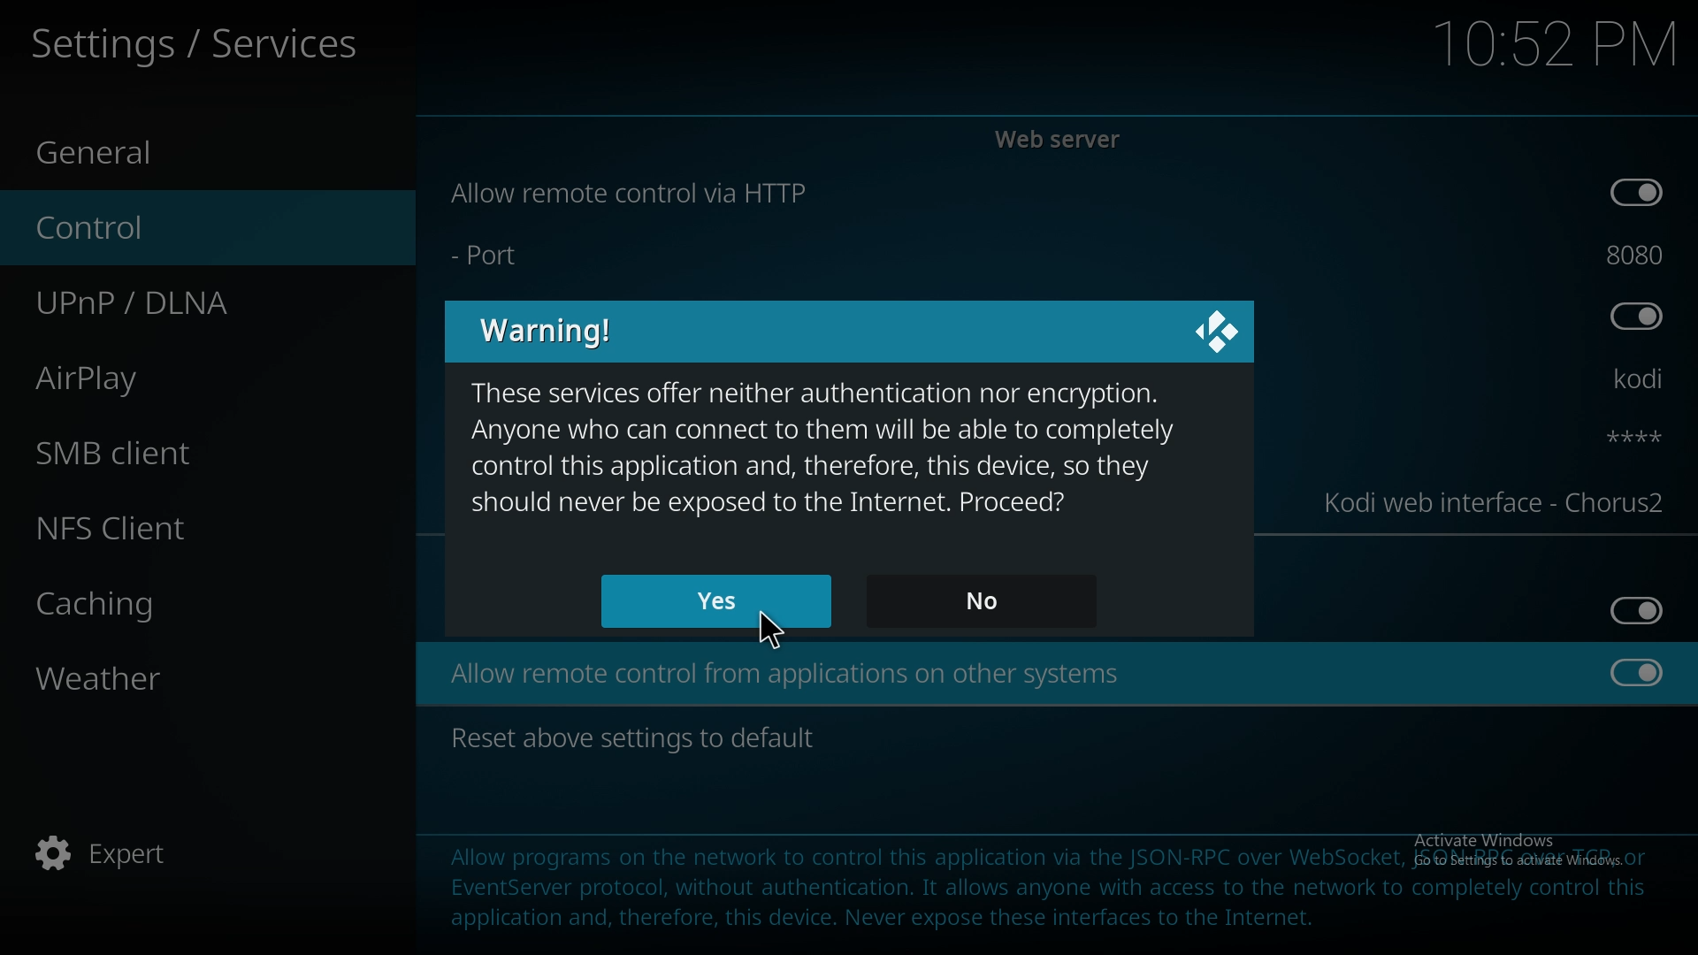  What do you see at coordinates (177, 453) in the screenshot?
I see `smb client` at bounding box center [177, 453].